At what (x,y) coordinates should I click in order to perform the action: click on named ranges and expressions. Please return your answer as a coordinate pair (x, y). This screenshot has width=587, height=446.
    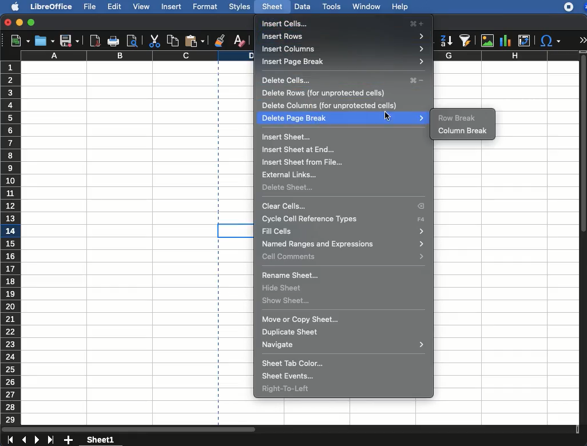
    Looking at the image, I should click on (343, 244).